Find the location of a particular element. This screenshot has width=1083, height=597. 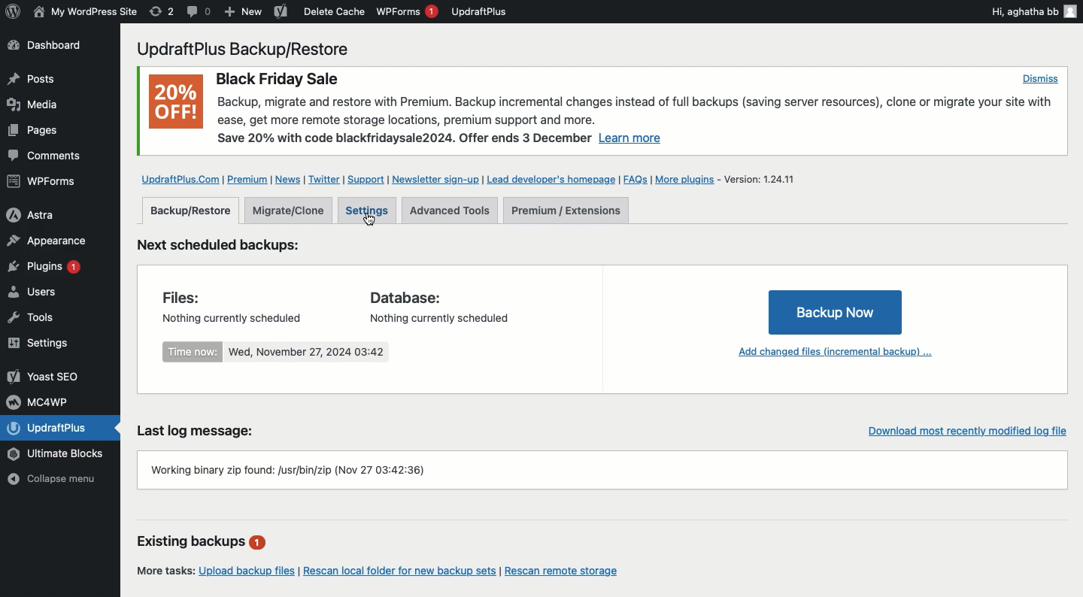

More plugins is located at coordinates (688, 180).